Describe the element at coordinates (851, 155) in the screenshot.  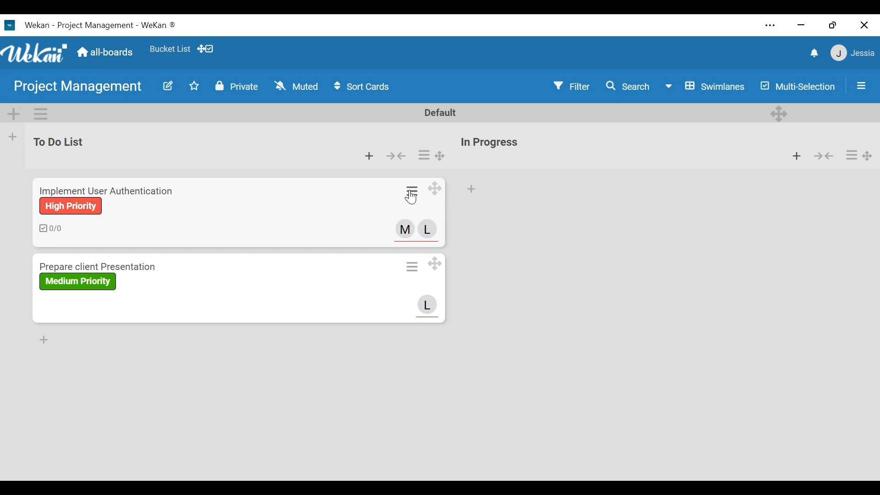
I see `Card actions` at that location.